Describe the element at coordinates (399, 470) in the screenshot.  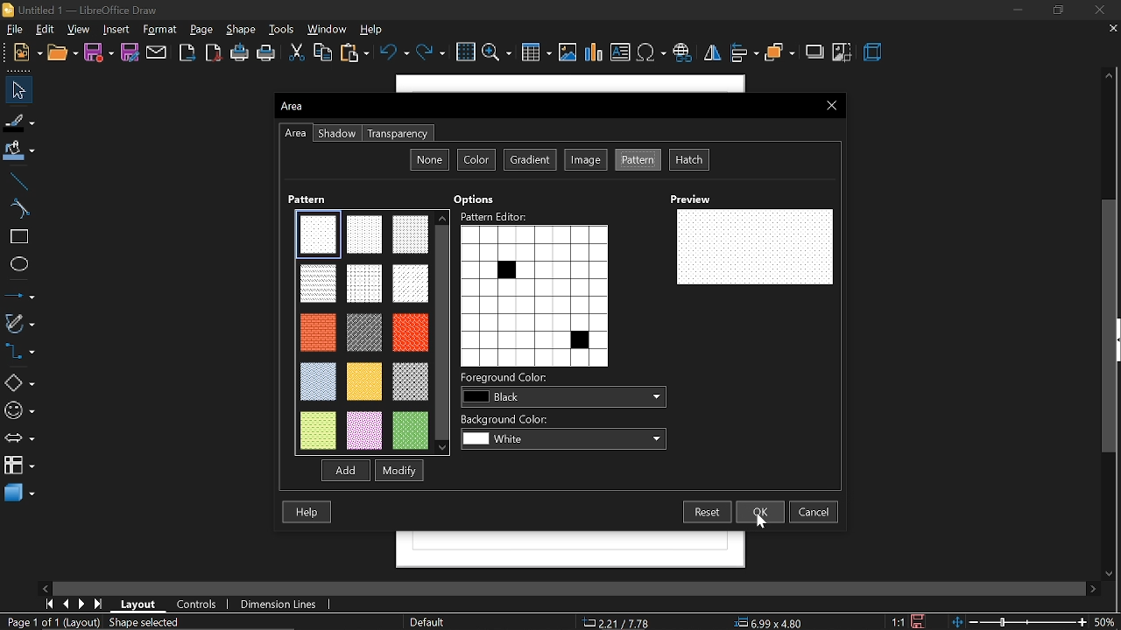
I see `modify` at that location.